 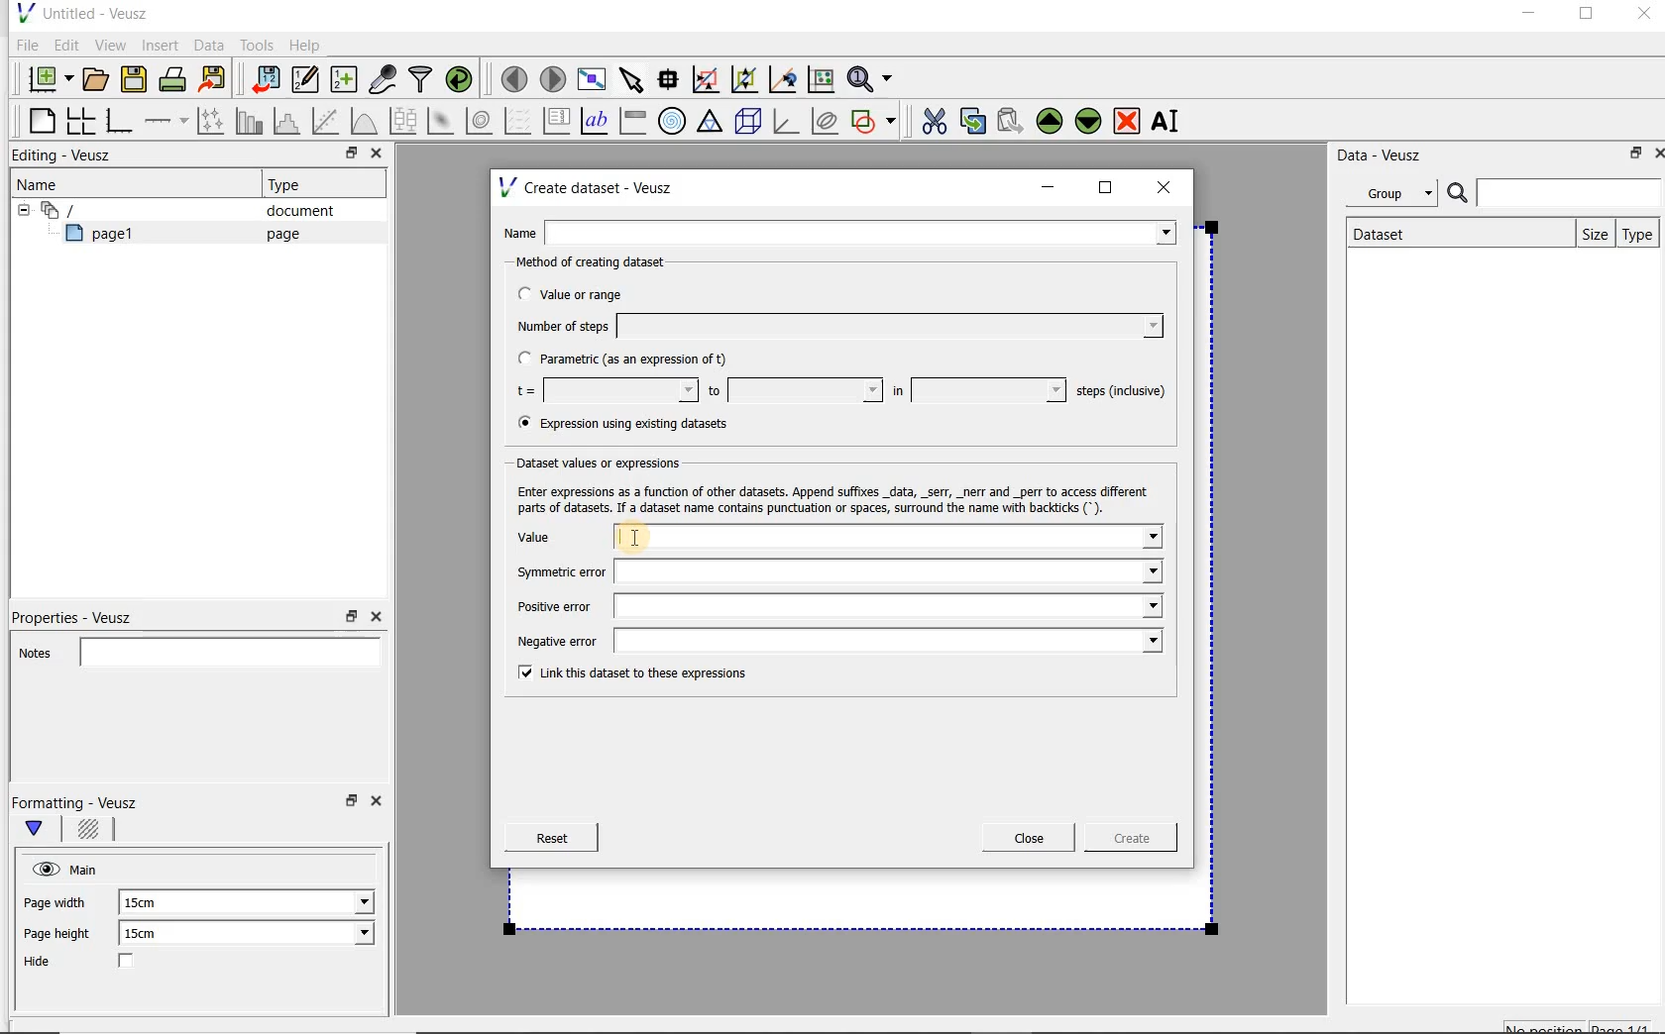 I want to click on 15cm, so click(x=151, y=903).